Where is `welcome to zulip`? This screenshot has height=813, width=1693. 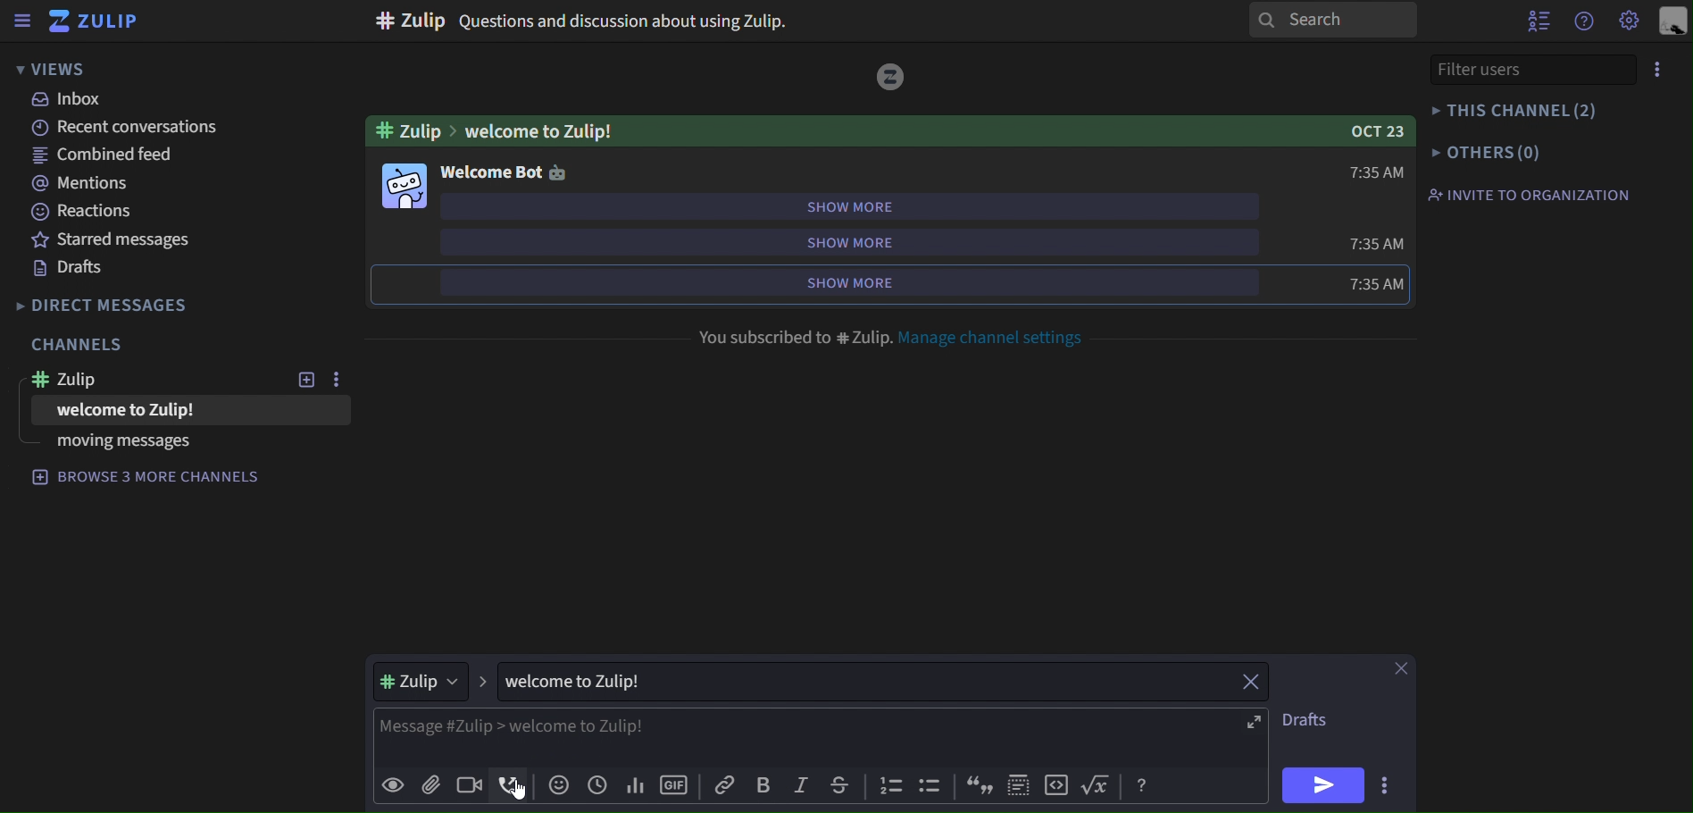
welcome to zulip is located at coordinates (149, 411).